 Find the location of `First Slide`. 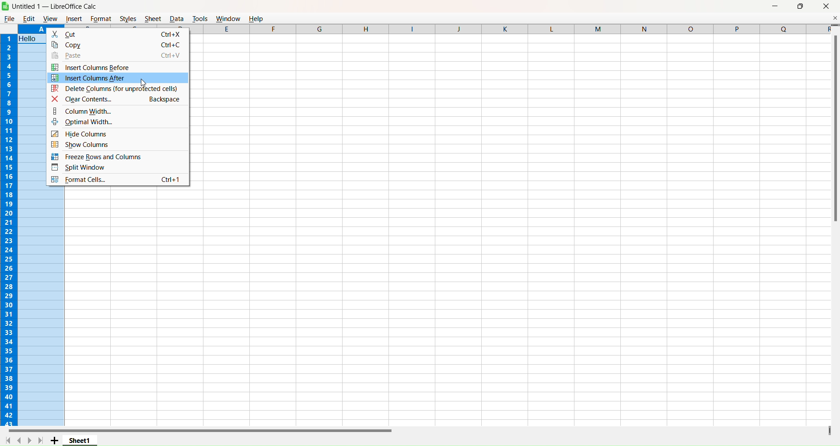

First Slide is located at coordinates (8, 440).